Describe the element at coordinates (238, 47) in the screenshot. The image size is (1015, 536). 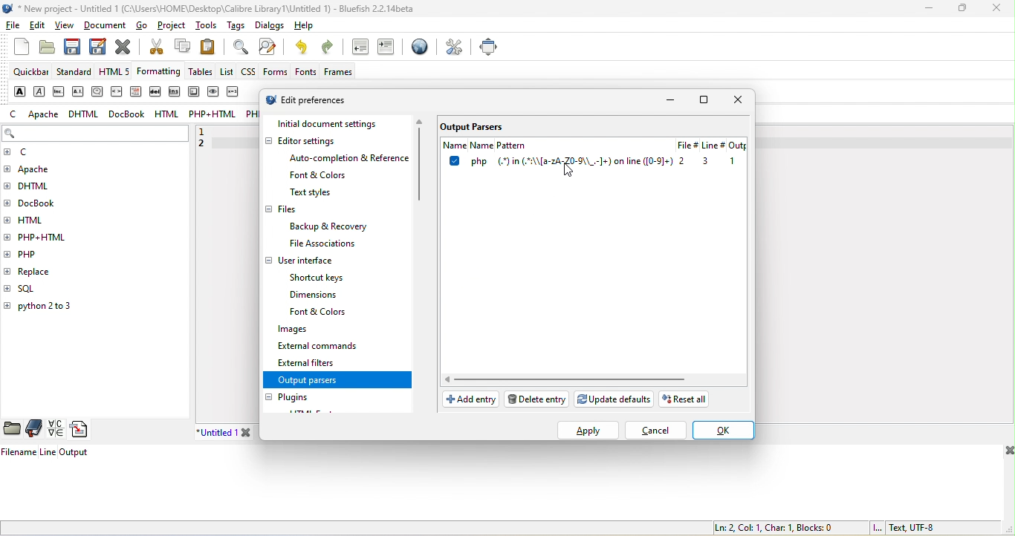
I see `find` at that location.